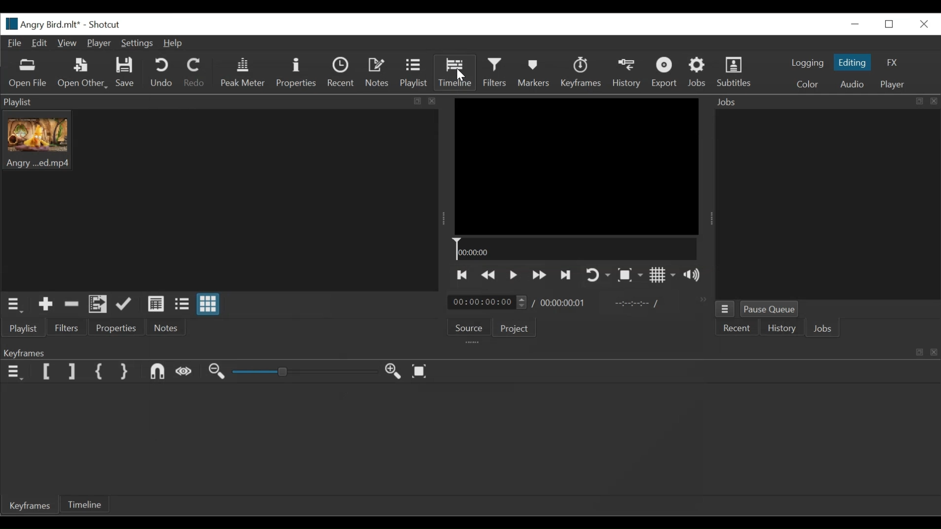 Image resolution: width=941 pixels, height=529 pixels. I want to click on Snap, so click(158, 372).